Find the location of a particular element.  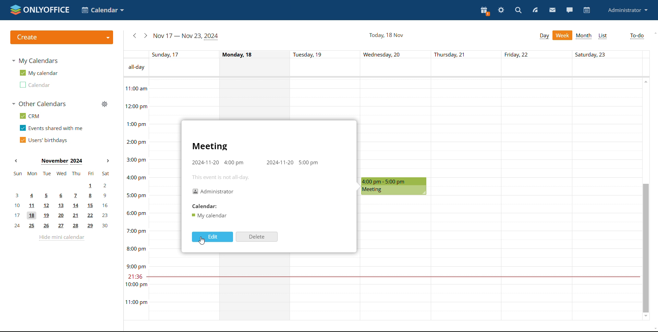

to-do is located at coordinates (637, 36).